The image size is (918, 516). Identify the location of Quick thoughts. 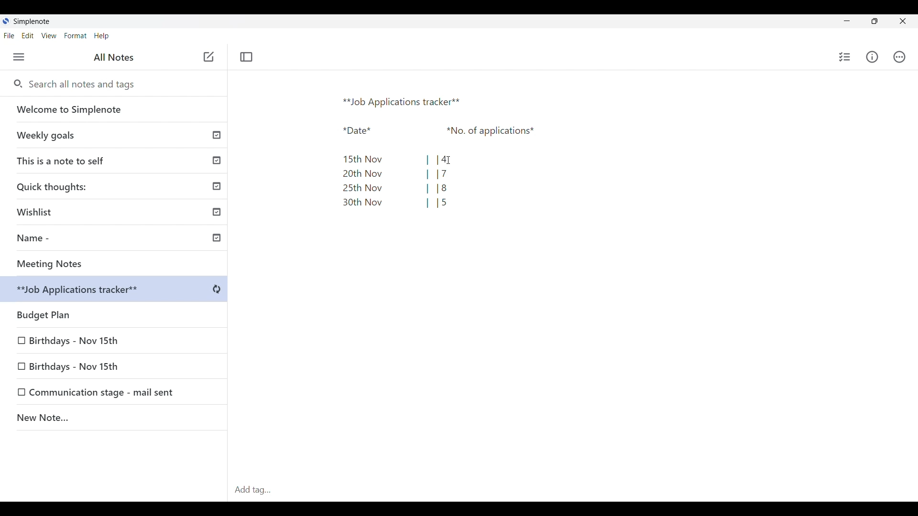
(115, 186).